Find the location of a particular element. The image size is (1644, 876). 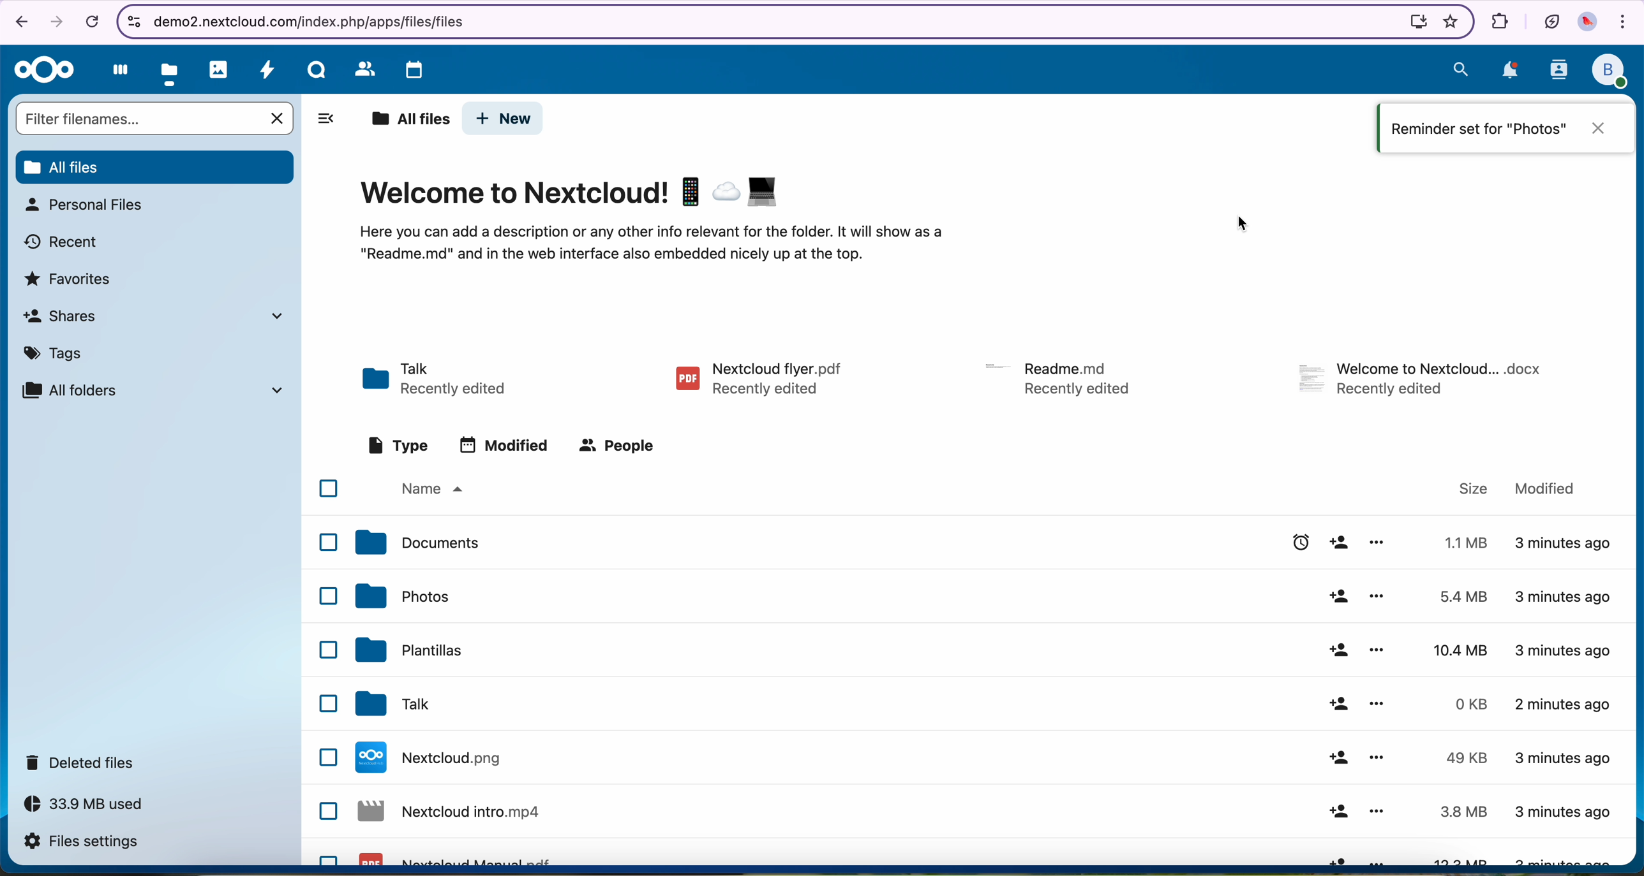

activity is located at coordinates (268, 69).